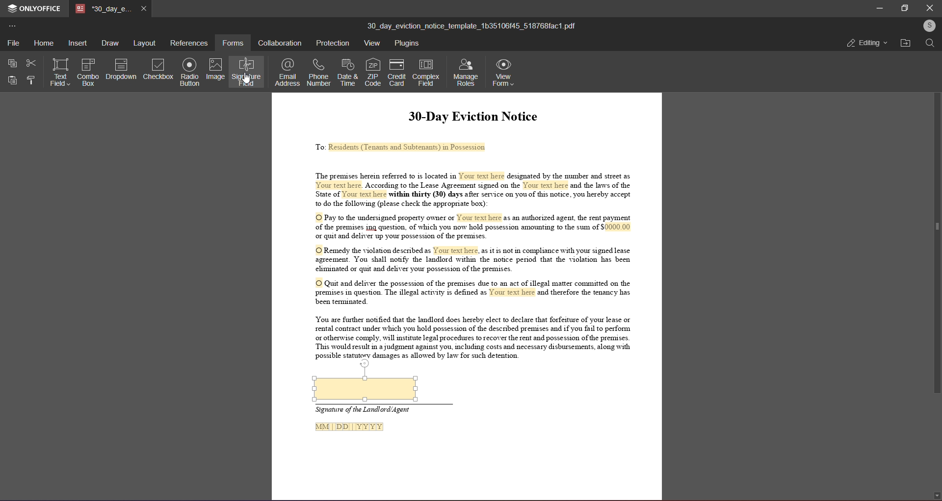 This screenshot has width=942, height=501. I want to click on insert, so click(77, 43).